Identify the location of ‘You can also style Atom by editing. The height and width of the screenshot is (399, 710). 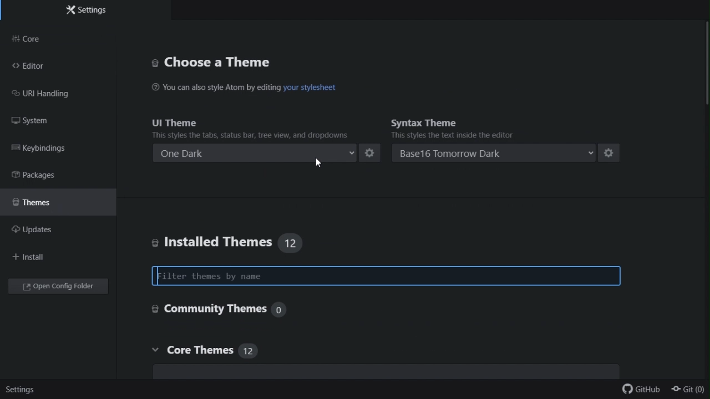
(215, 86).